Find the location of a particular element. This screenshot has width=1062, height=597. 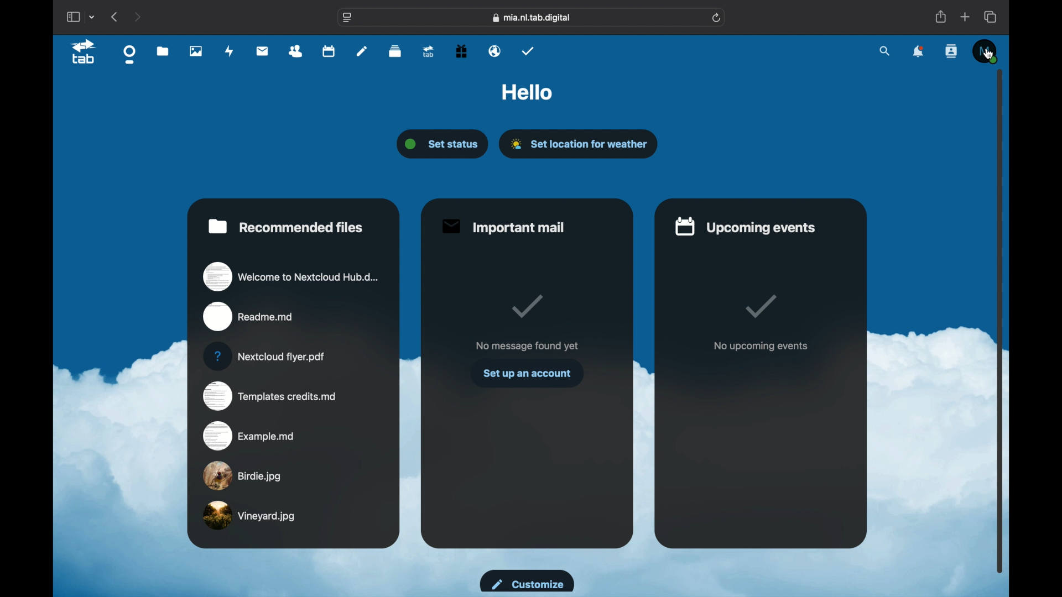

calendar is located at coordinates (328, 52).